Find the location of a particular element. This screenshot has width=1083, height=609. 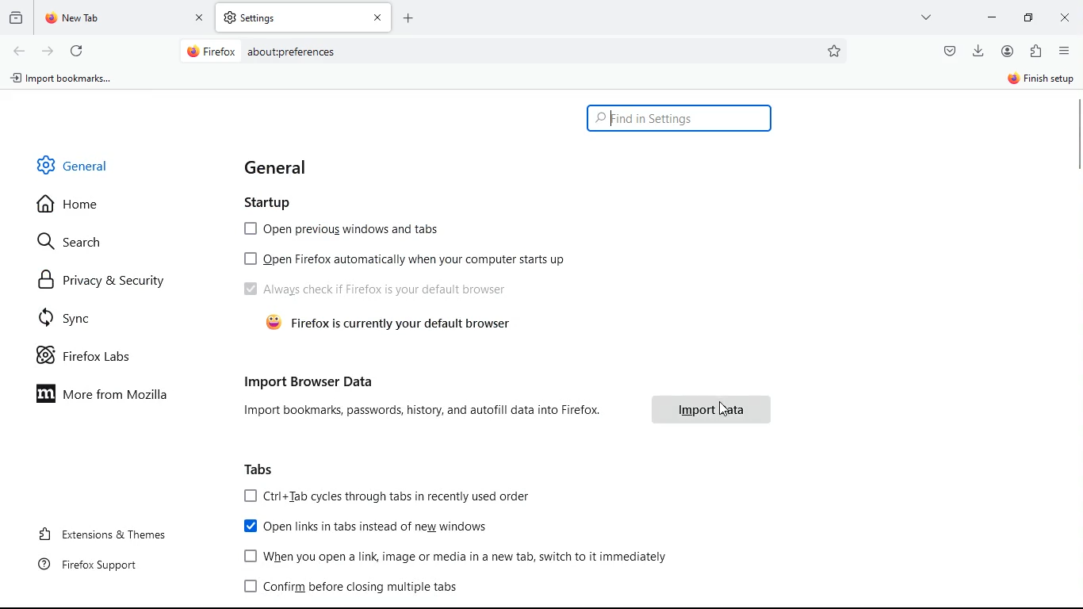

open links in tabs  instead of new windows is located at coordinates (373, 528).